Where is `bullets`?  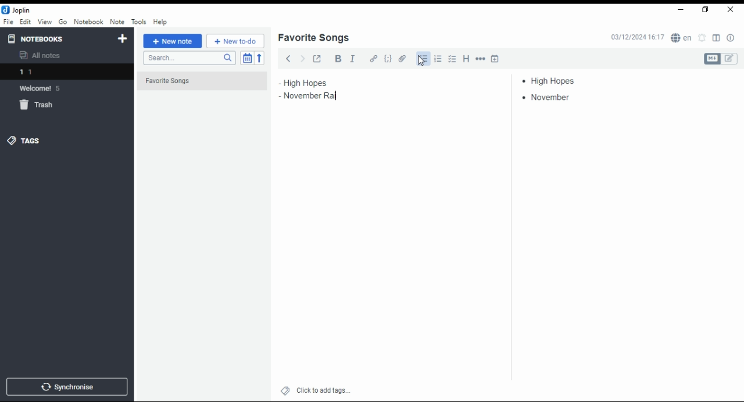
bullets is located at coordinates (423, 59).